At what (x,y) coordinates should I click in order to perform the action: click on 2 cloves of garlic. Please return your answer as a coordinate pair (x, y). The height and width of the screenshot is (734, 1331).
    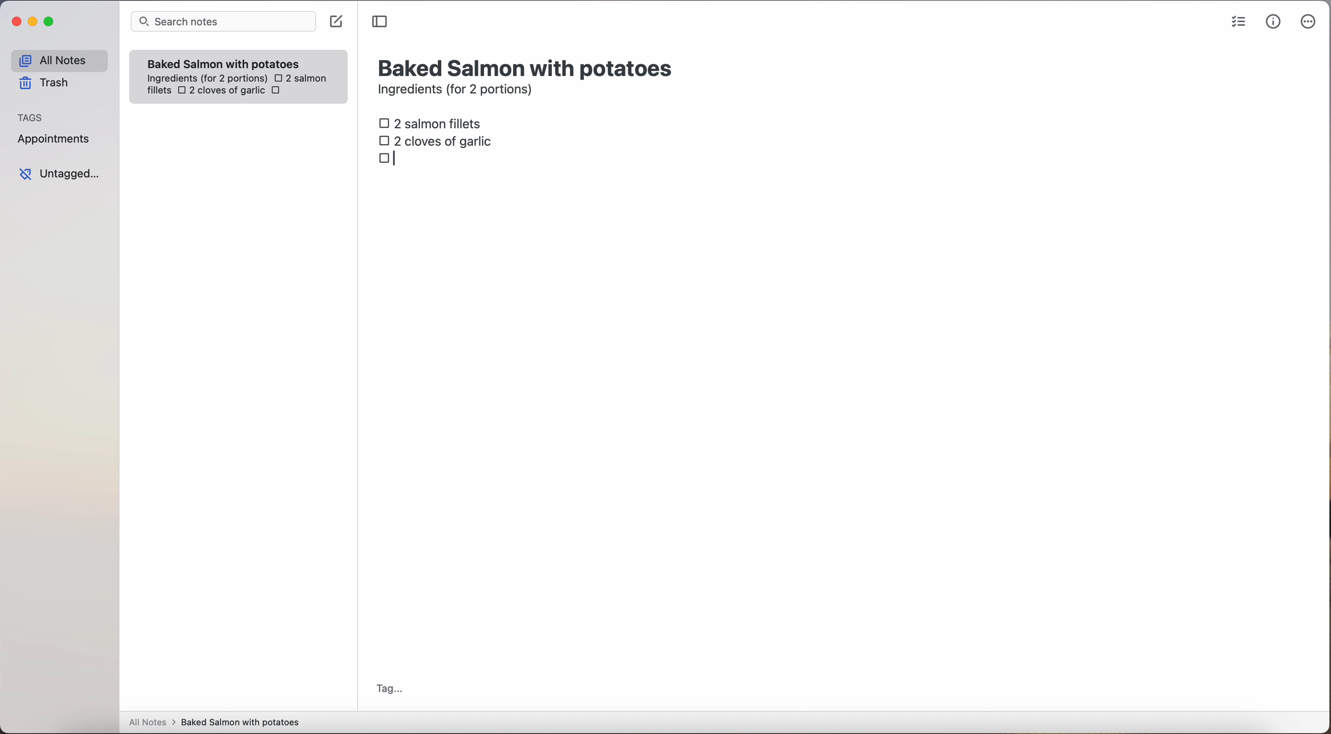
    Looking at the image, I should click on (221, 91).